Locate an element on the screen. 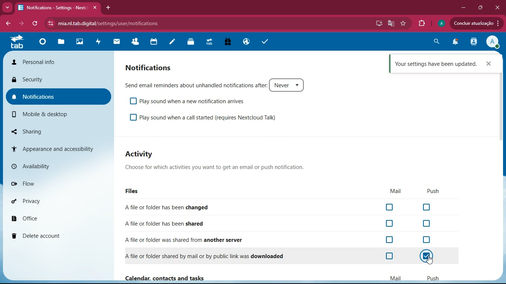  favourite is located at coordinates (403, 24).